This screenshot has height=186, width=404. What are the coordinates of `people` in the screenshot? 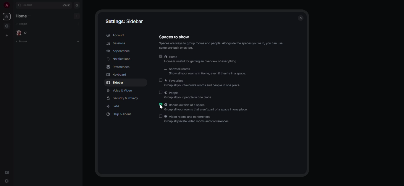 It's located at (23, 33).